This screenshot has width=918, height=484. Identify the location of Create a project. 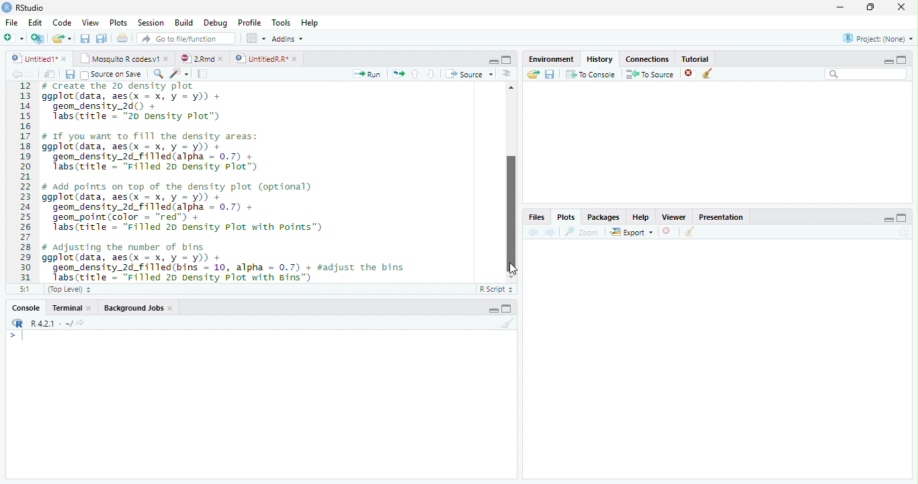
(37, 38).